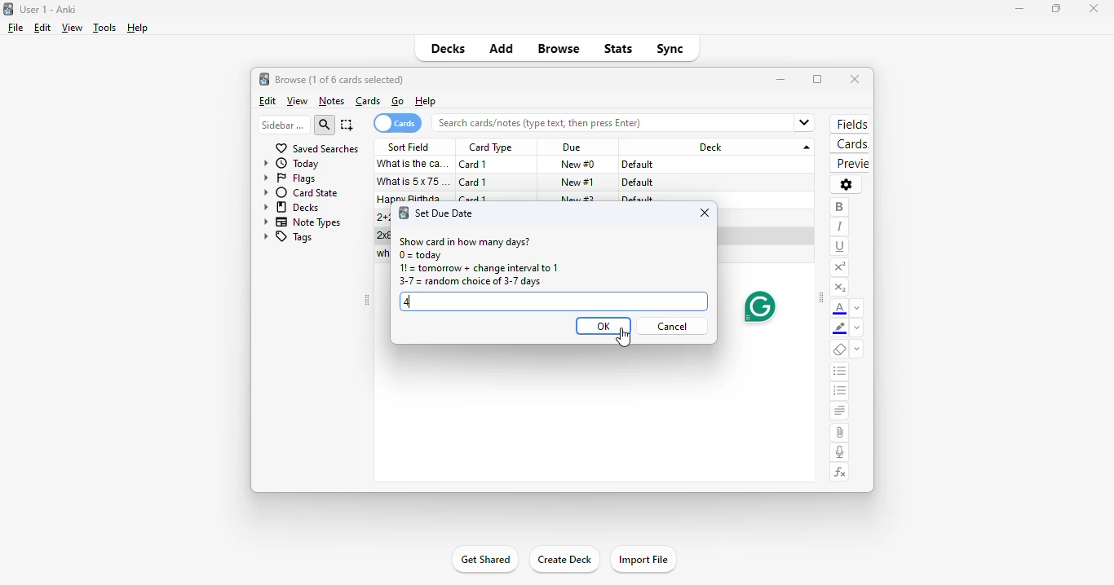  What do you see at coordinates (288, 238) in the screenshot?
I see `tags` at bounding box center [288, 238].